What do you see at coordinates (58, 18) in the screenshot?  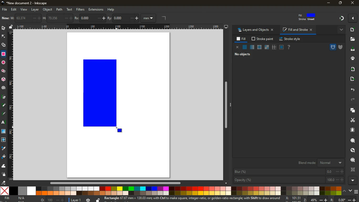 I see `h` at bounding box center [58, 18].